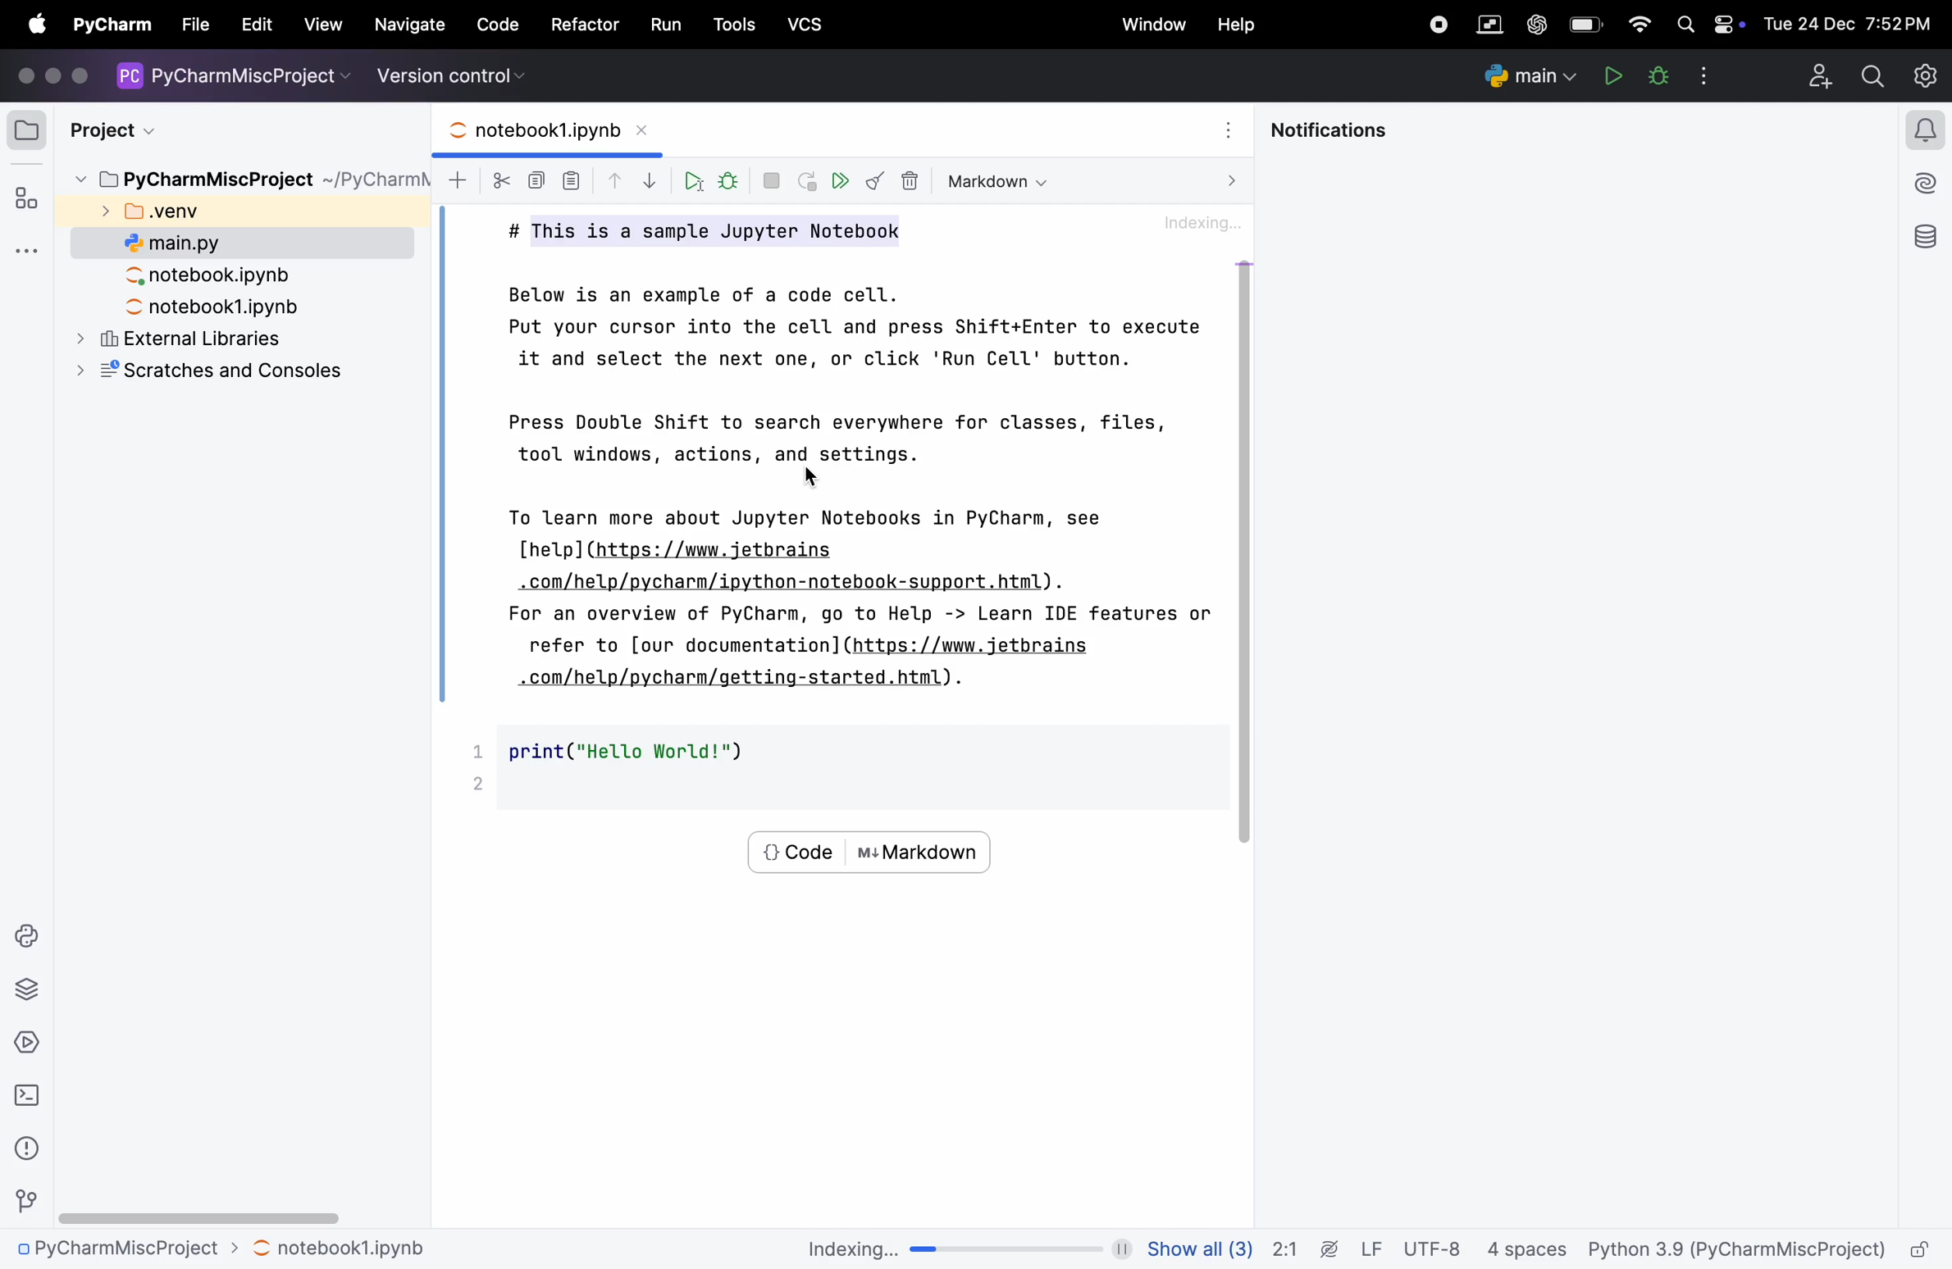 This screenshot has height=1269, width=1952. I want to click on ai aisstant, so click(1920, 184).